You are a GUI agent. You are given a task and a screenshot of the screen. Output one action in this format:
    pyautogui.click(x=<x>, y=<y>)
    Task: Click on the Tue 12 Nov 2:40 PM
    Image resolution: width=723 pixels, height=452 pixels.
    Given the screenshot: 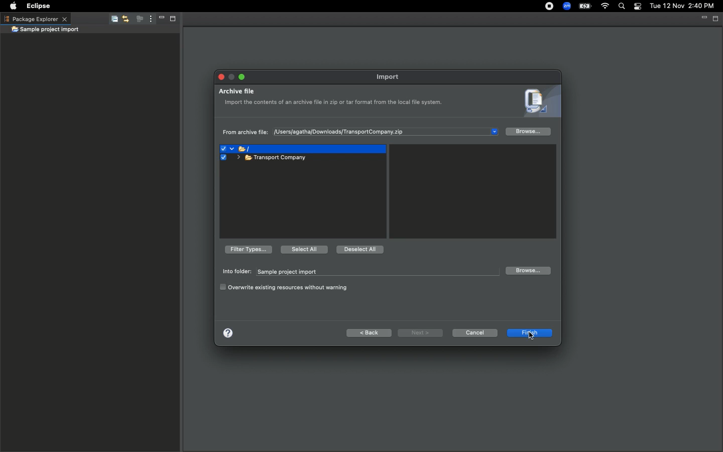 What is the action you would take?
    pyautogui.click(x=682, y=6)
    